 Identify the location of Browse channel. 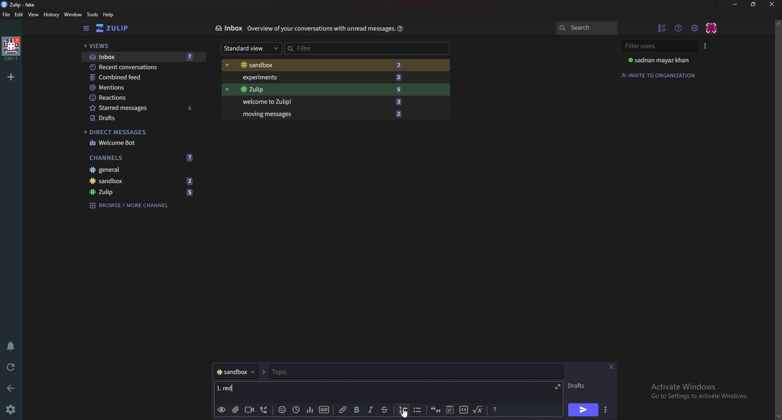
(134, 205).